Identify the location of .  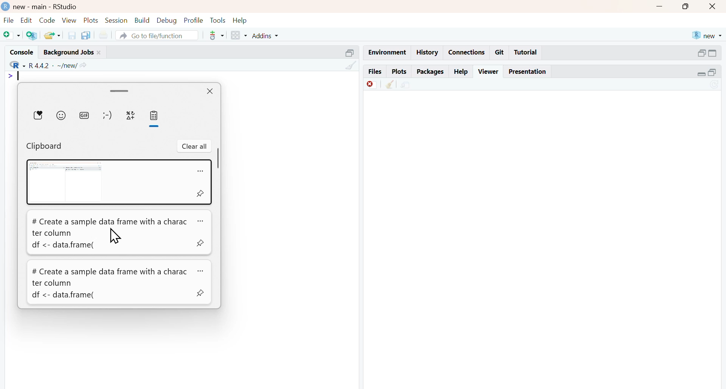
(351, 53).